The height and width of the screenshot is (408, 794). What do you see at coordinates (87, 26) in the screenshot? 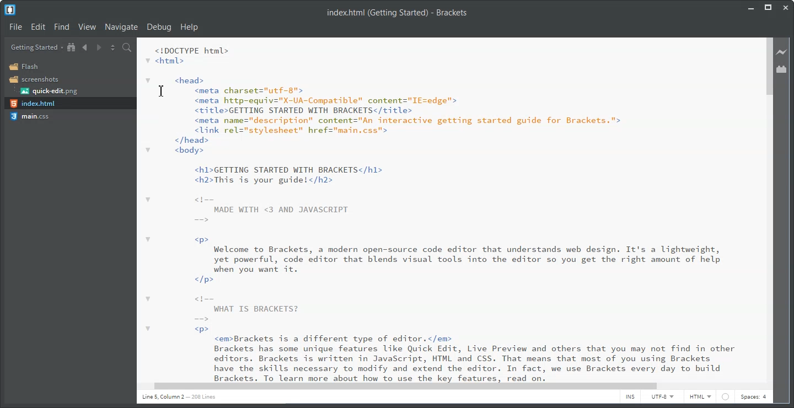
I see `View` at bounding box center [87, 26].